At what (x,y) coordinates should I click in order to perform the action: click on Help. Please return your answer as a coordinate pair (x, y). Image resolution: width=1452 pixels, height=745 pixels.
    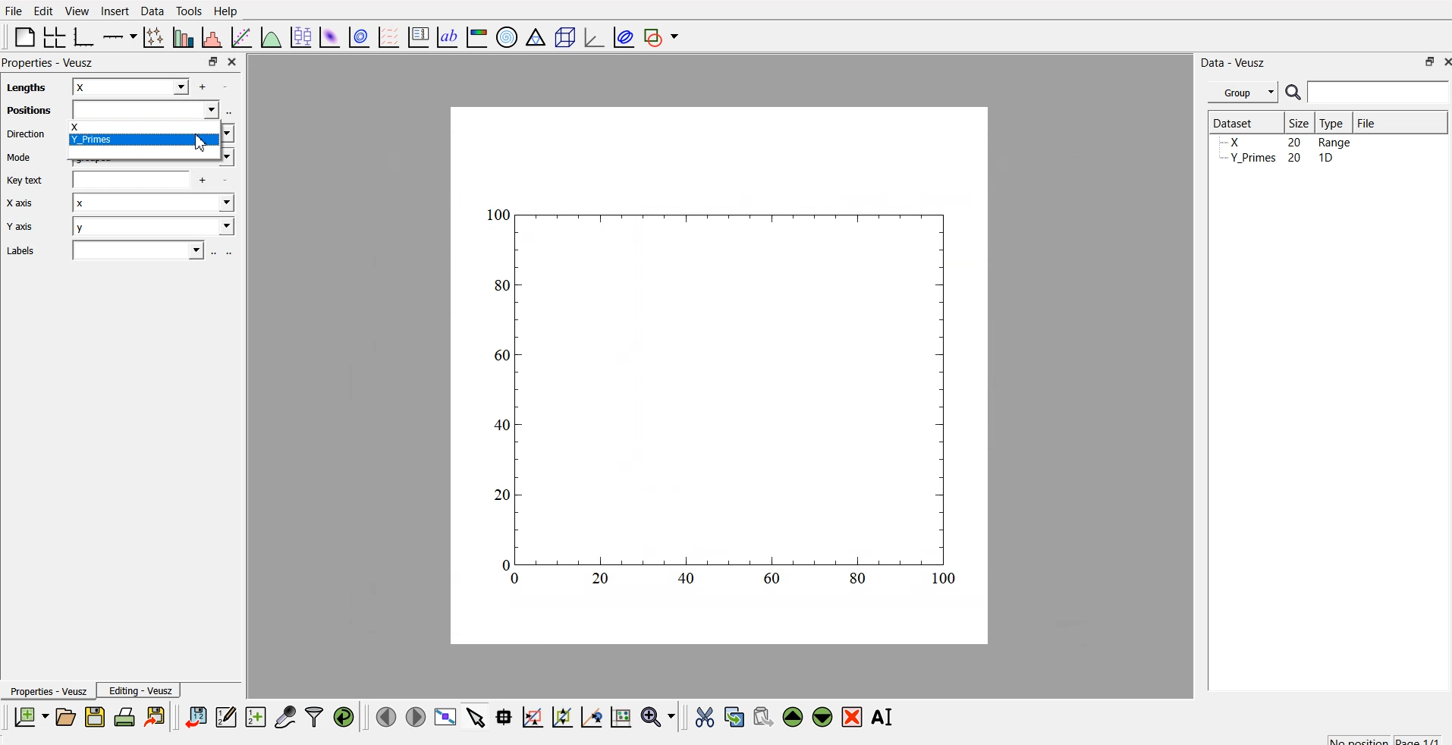
    Looking at the image, I should click on (229, 11).